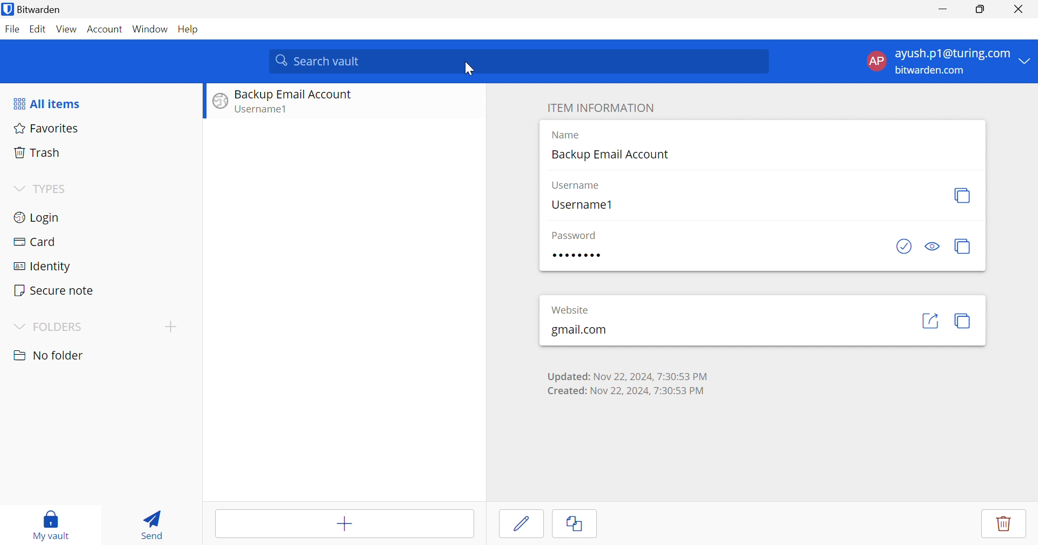 The height and width of the screenshot is (545, 1038). Describe the element at coordinates (980, 8) in the screenshot. I see `Restore Down` at that location.